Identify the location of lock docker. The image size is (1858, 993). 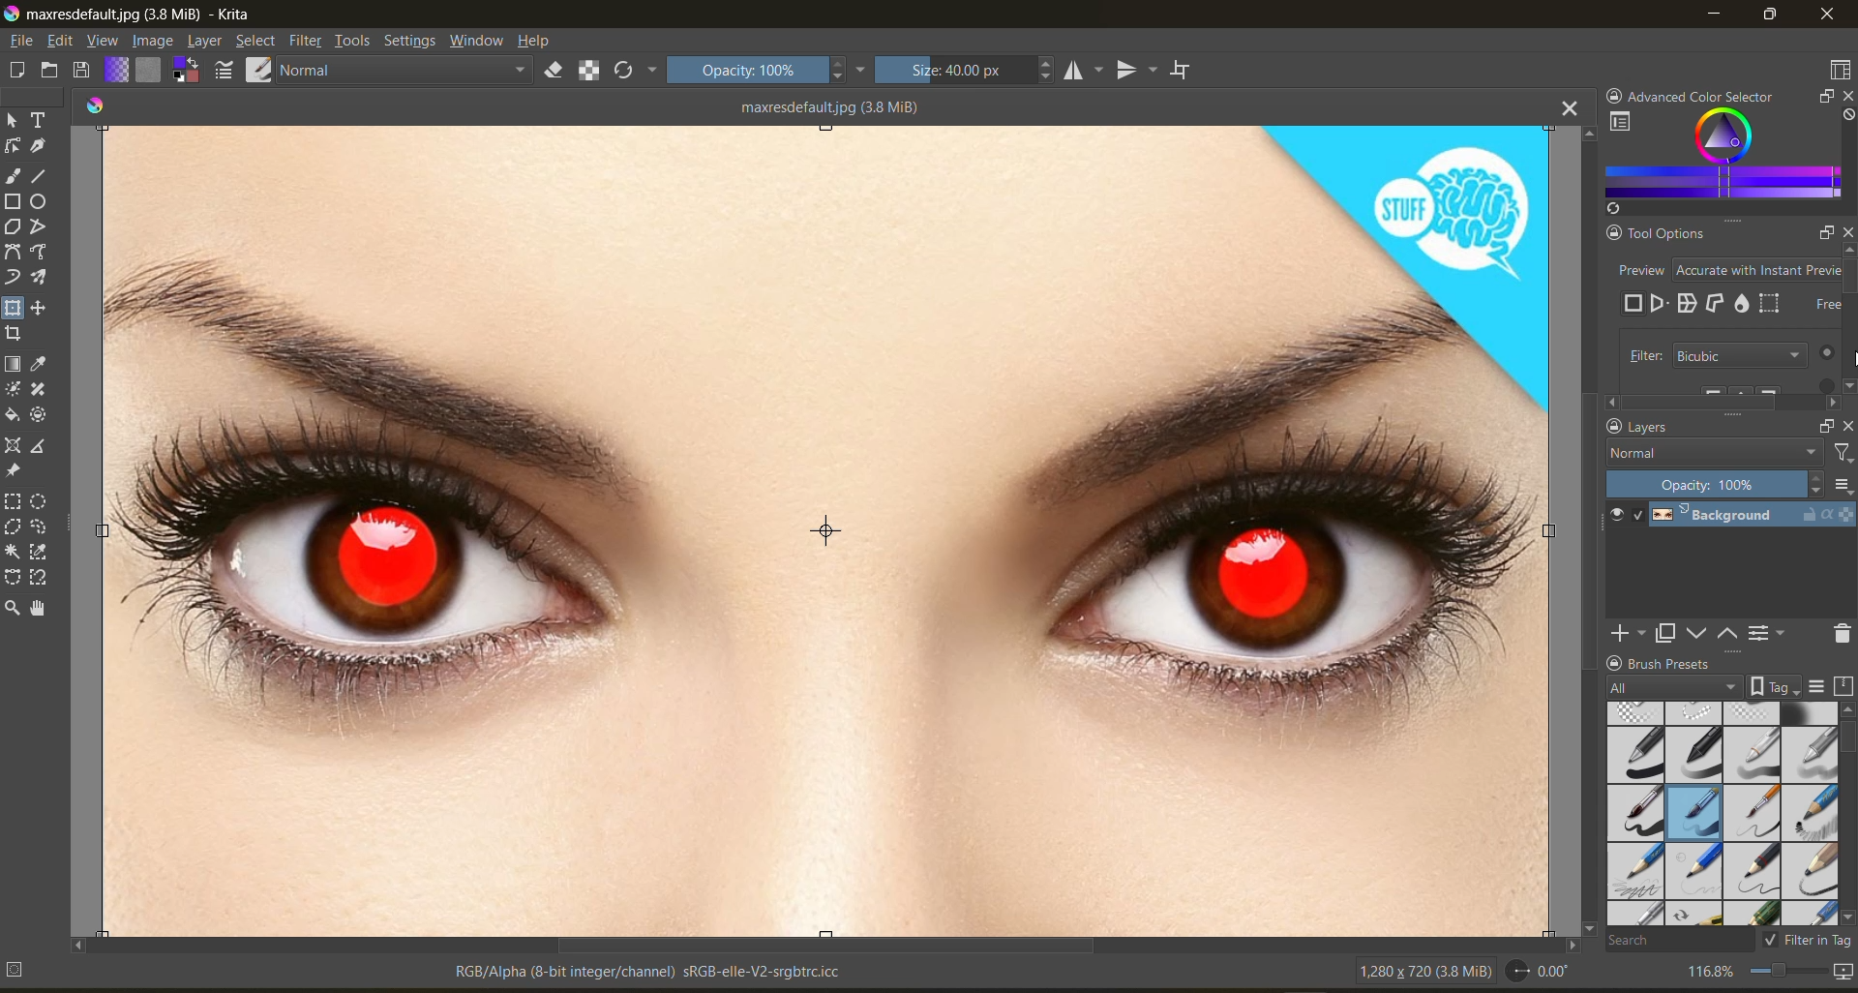
(1615, 663).